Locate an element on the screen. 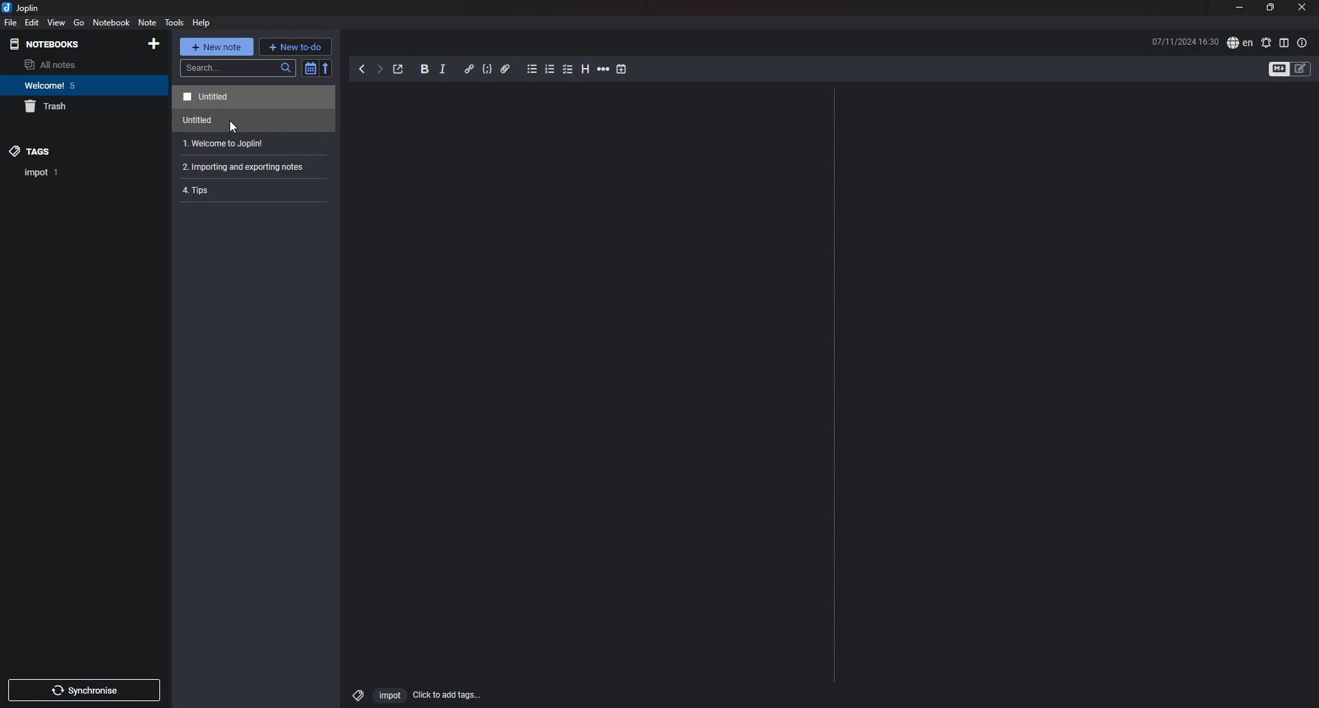 Image resolution: width=1319 pixels, height=708 pixels. toggle sort order is located at coordinates (310, 69).